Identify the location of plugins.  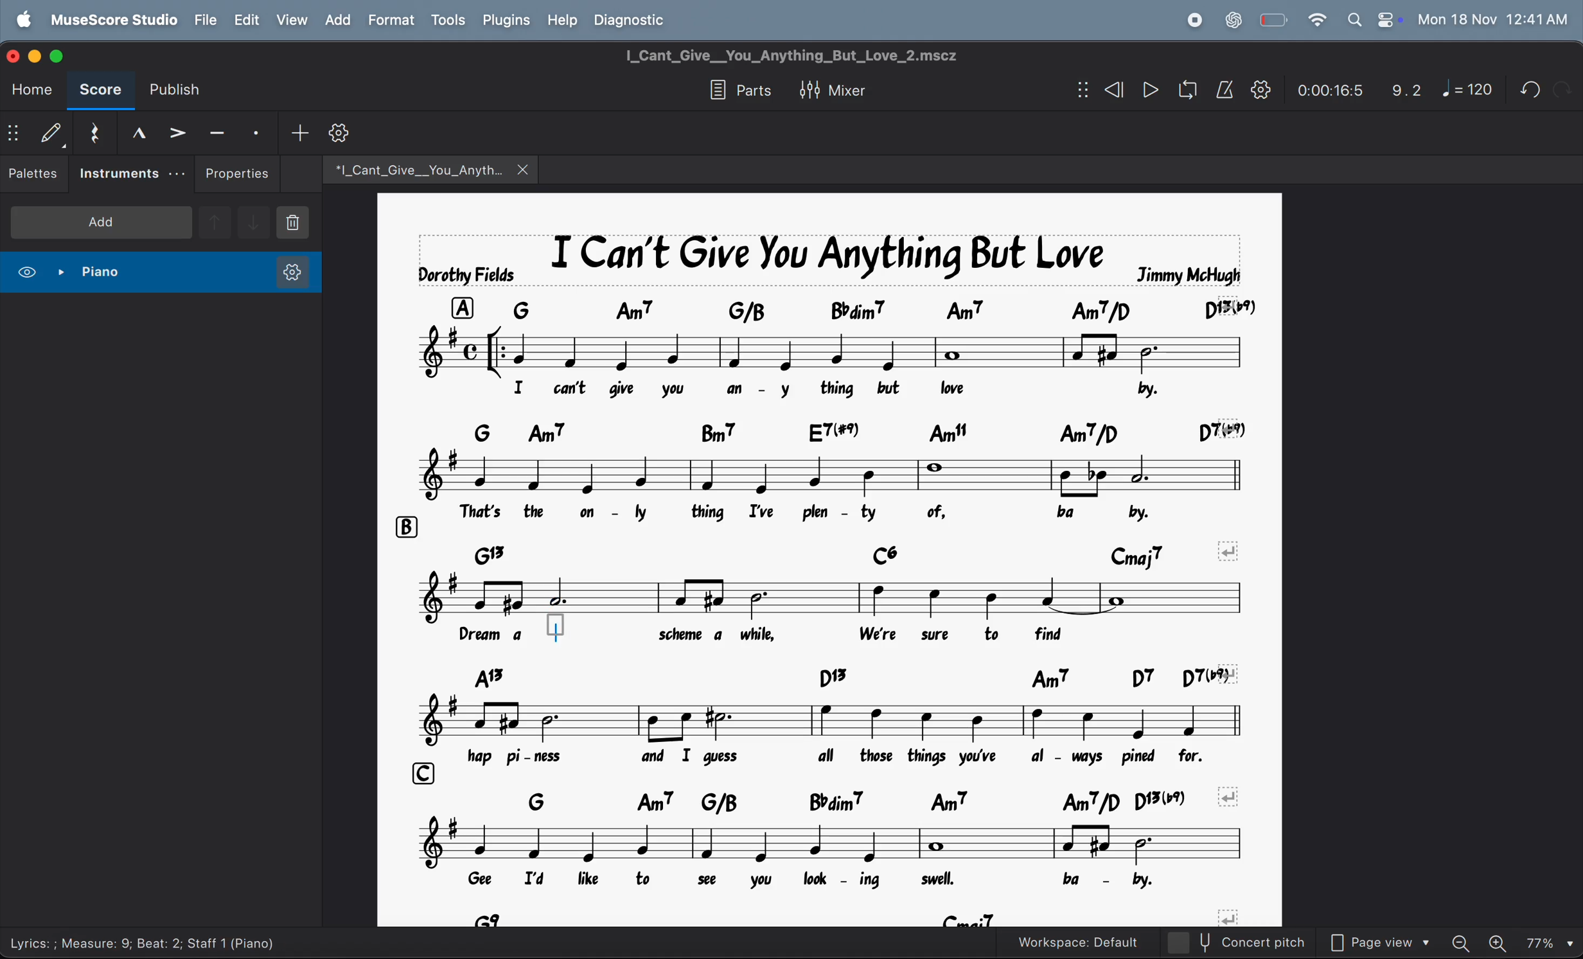
(507, 21).